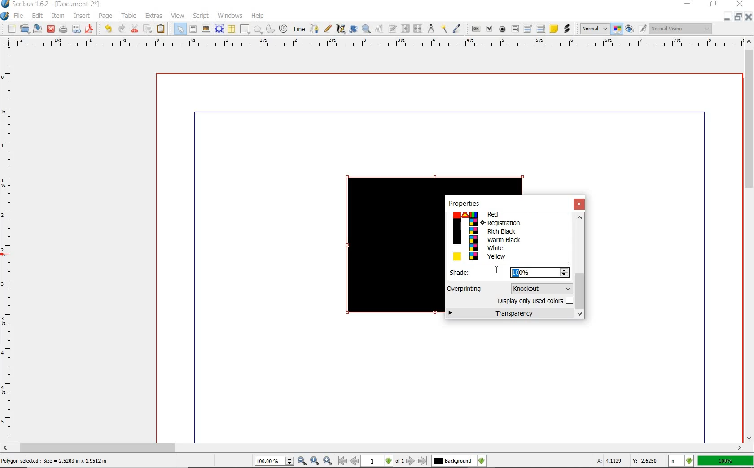 Image resolution: width=754 pixels, height=468 pixels. Describe the element at coordinates (411, 461) in the screenshot. I see `go to next page` at that location.